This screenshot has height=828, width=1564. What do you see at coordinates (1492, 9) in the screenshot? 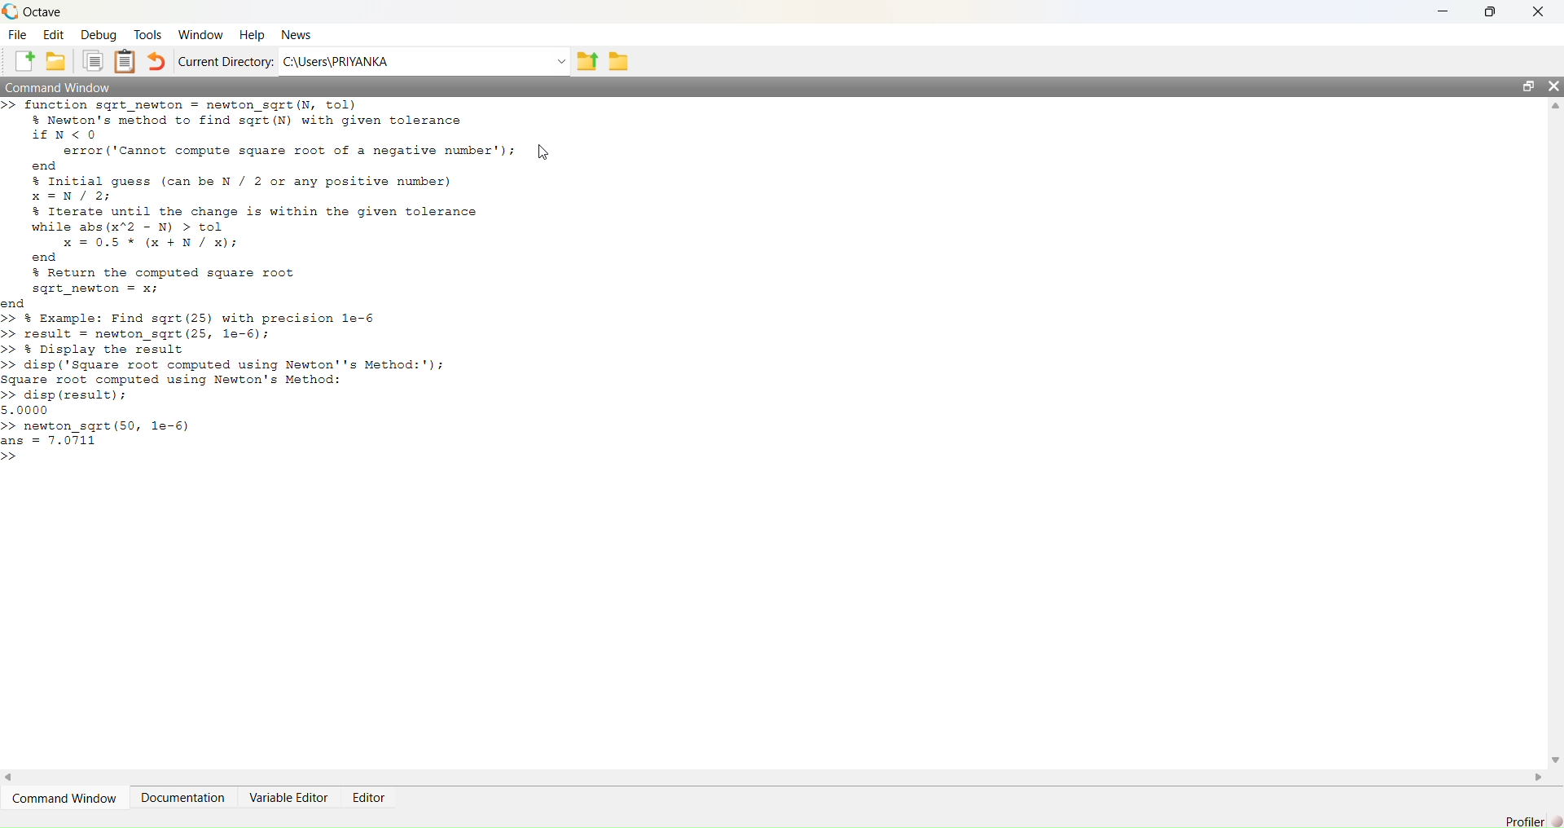
I see `Maximize` at bounding box center [1492, 9].